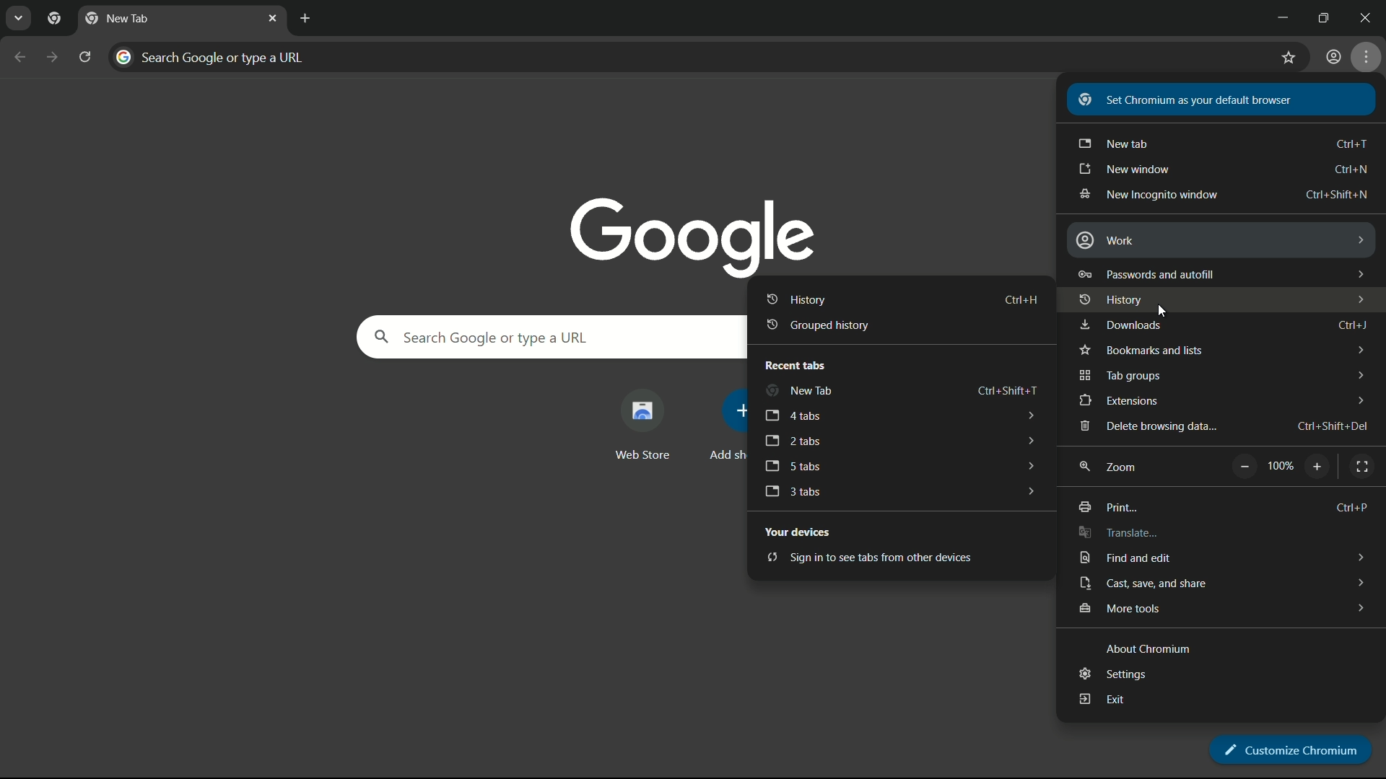 This screenshot has width=1386, height=779. Describe the element at coordinates (274, 17) in the screenshot. I see `close` at that location.